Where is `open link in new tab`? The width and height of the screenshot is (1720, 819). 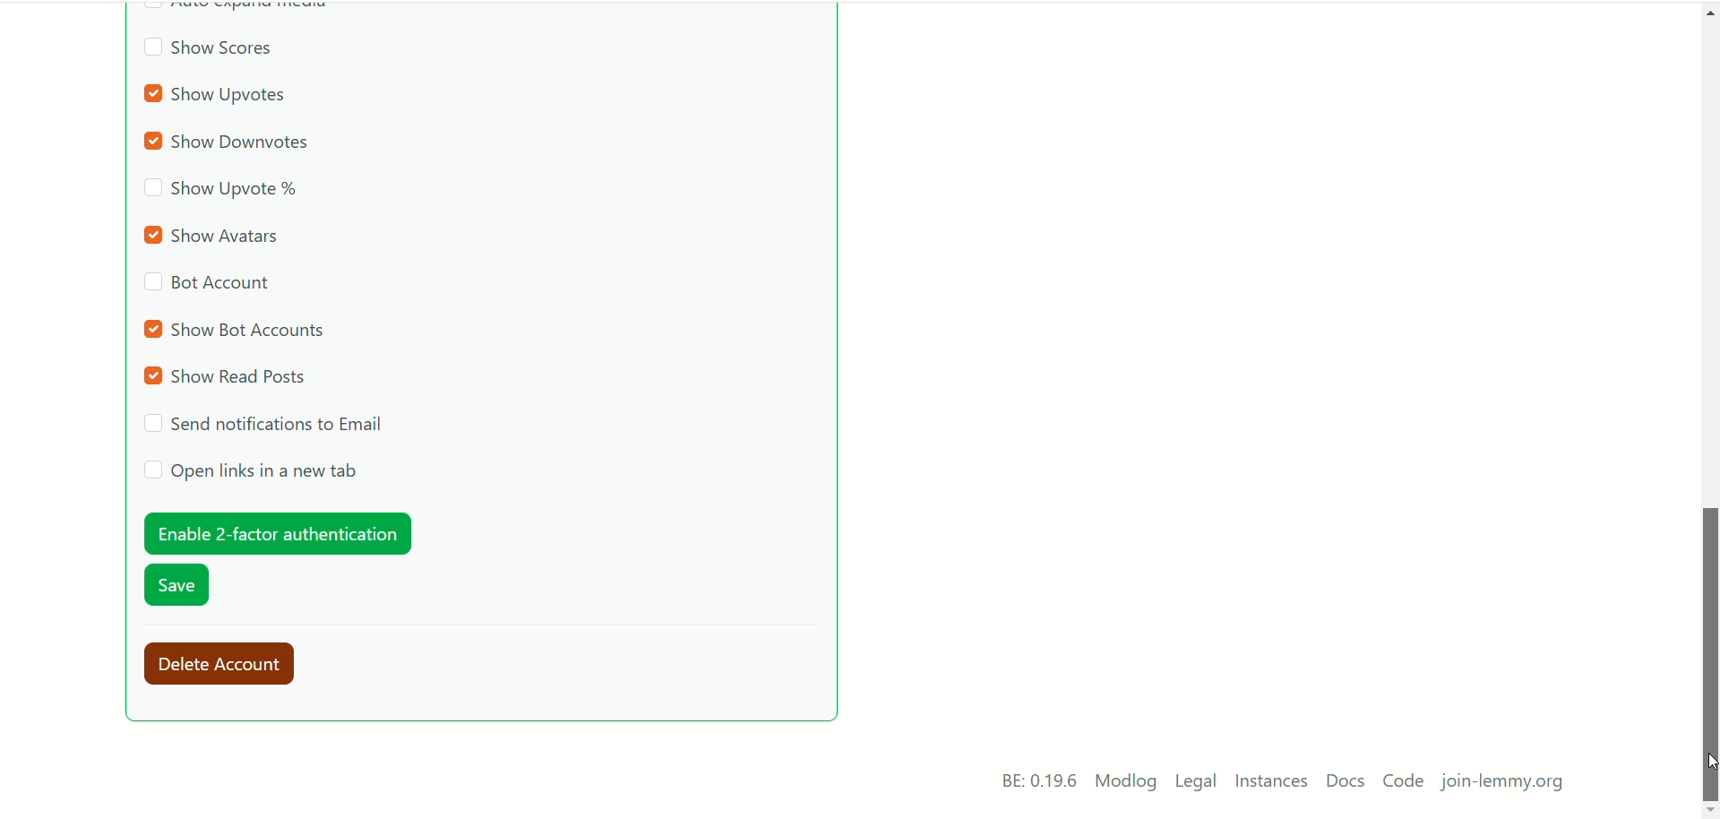
open link in new tab is located at coordinates (251, 471).